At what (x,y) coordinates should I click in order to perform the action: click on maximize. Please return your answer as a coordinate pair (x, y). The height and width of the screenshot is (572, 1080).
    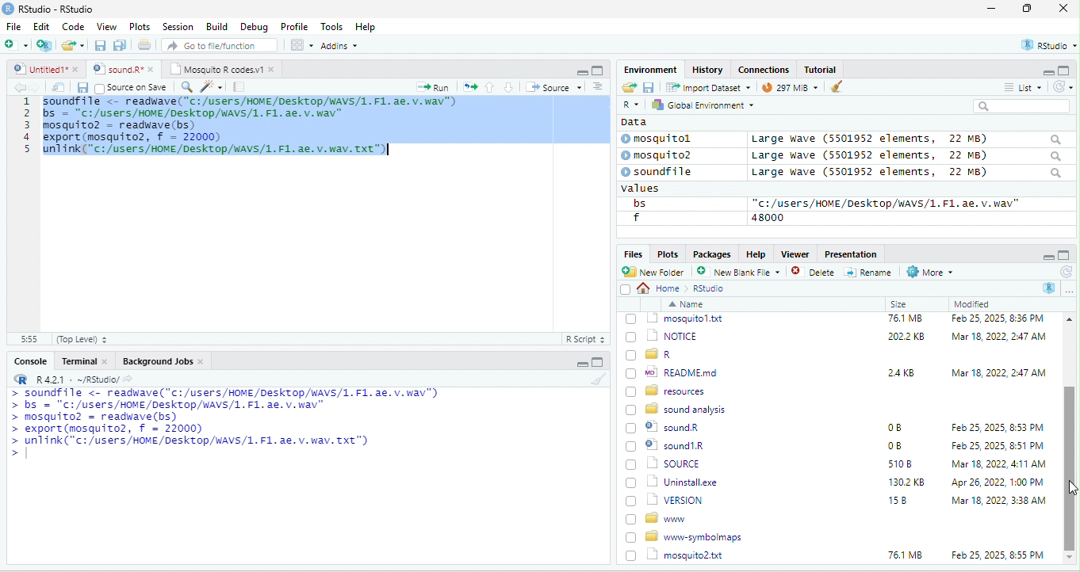
    Looking at the image, I should click on (597, 362).